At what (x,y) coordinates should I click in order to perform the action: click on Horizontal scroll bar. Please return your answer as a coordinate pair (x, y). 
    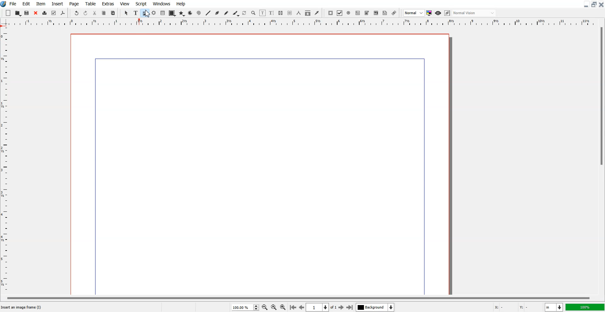
    Looking at the image, I should click on (297, 297).